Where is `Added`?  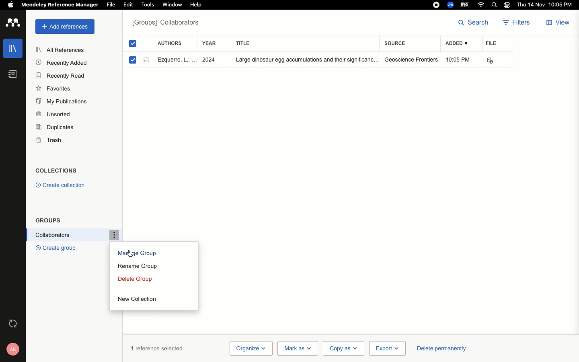
Added is located at coordinates (456, 44).